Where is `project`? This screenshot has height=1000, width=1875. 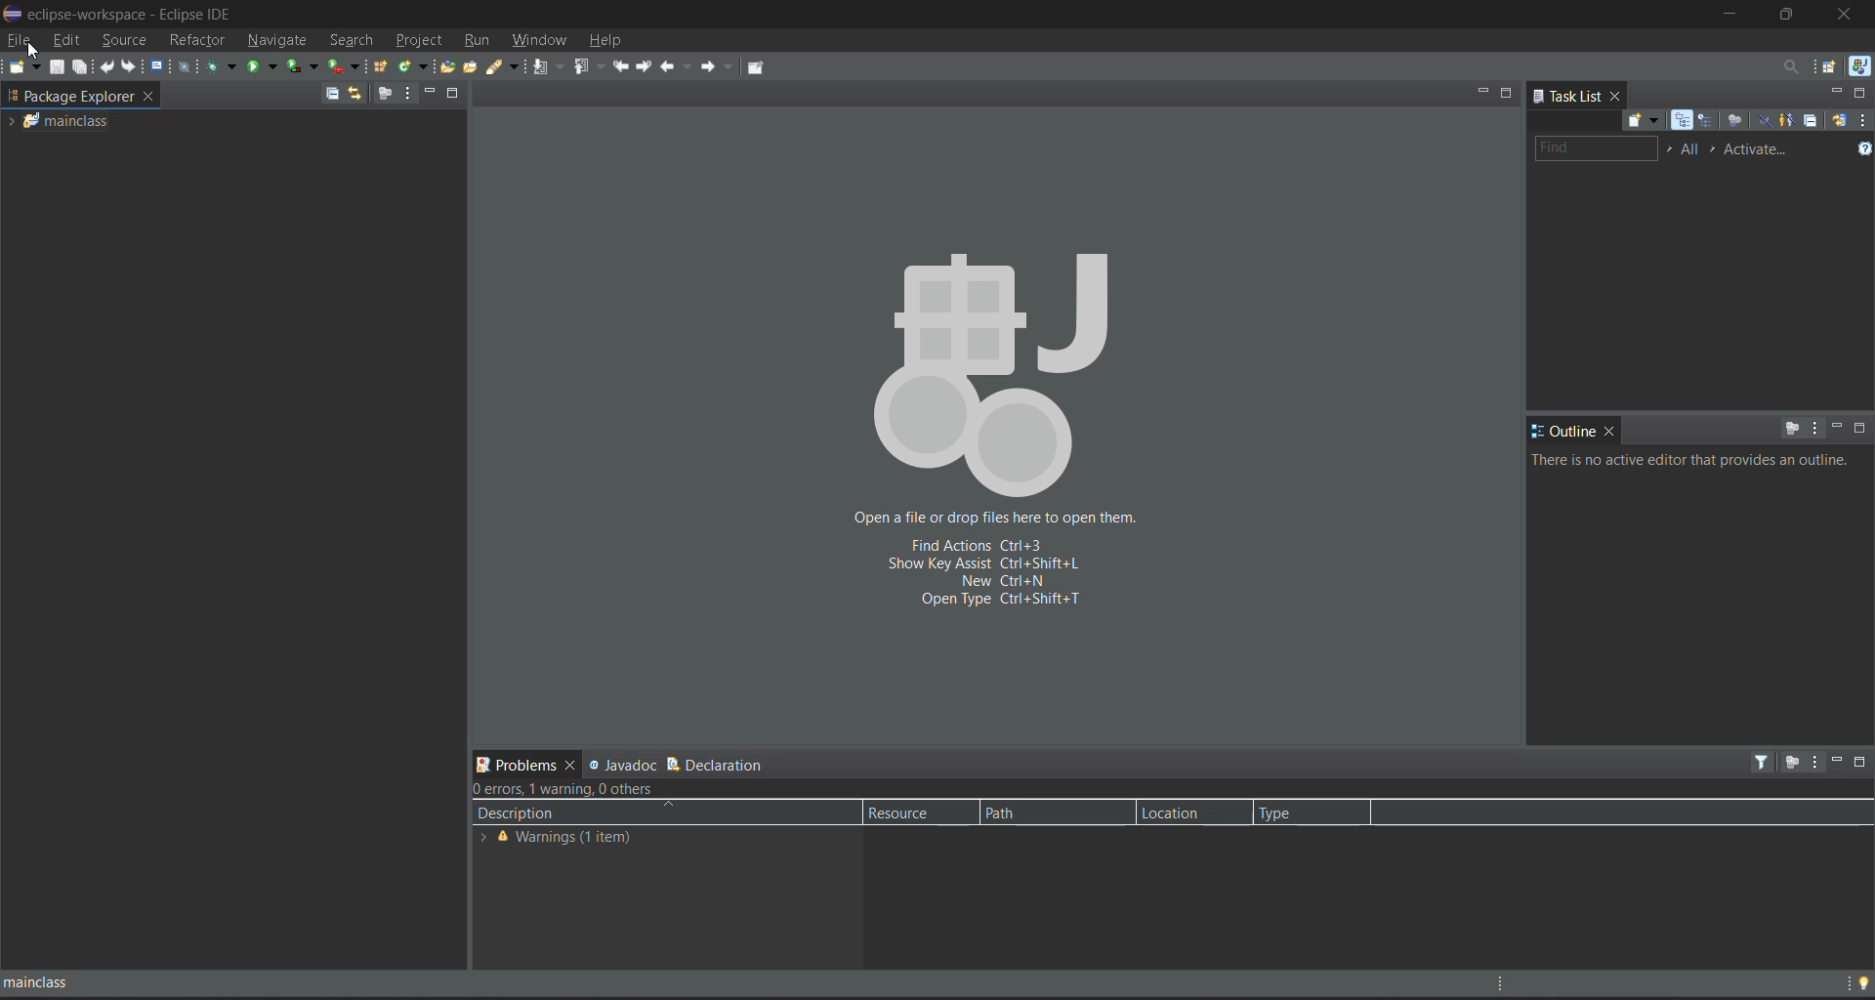
project is located at coordinates (420, 42).